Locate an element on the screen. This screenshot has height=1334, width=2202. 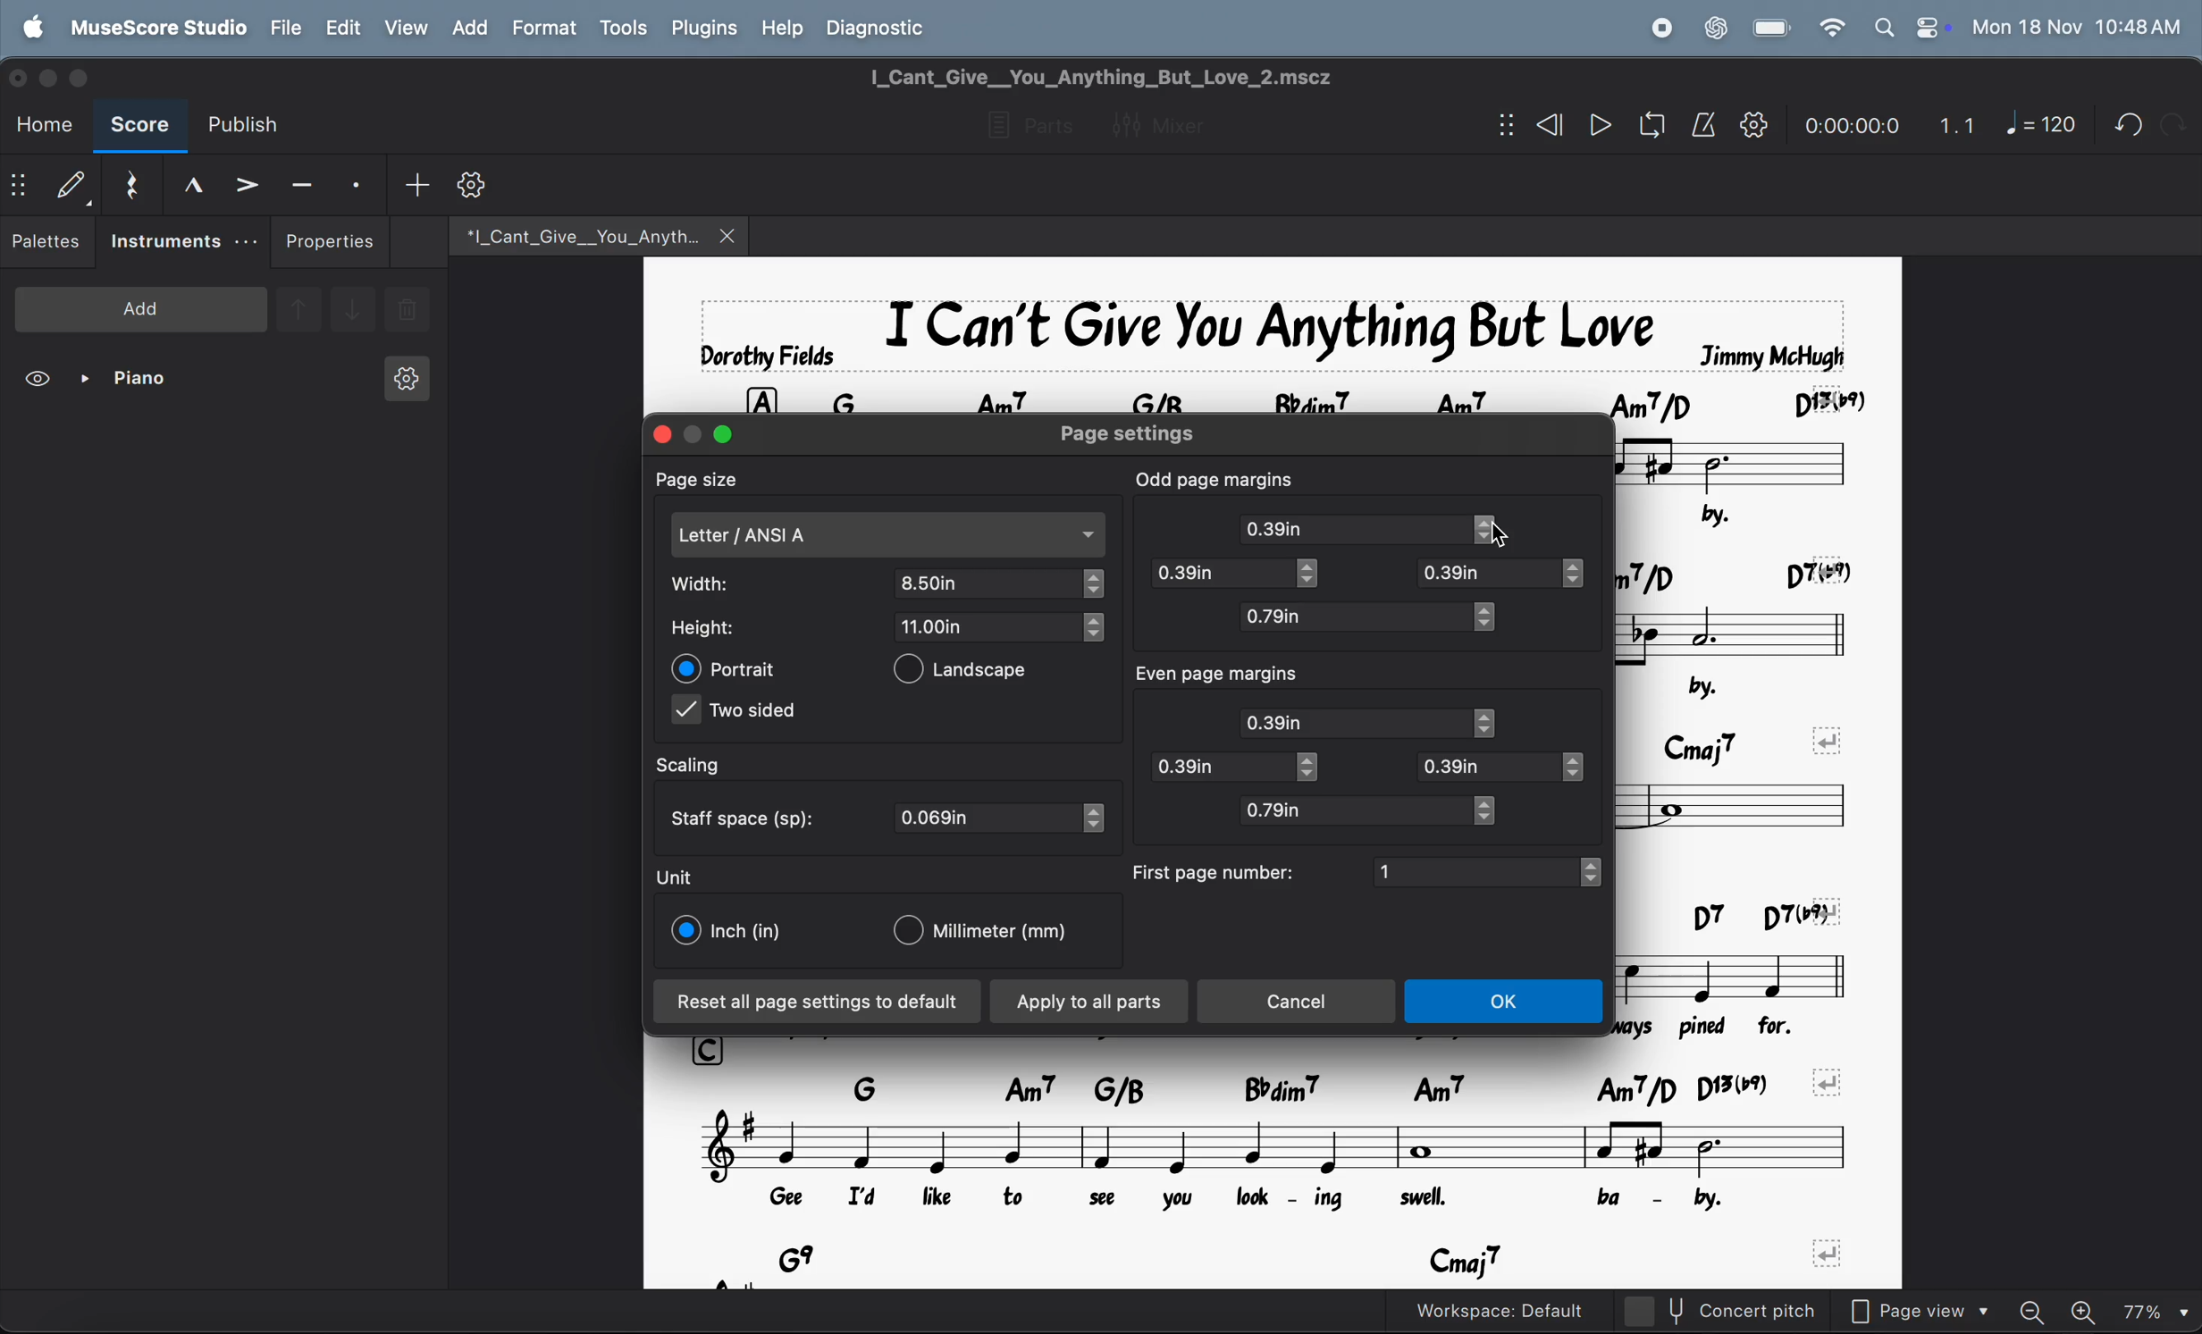
toogle is located at coordinates (1317, 576).